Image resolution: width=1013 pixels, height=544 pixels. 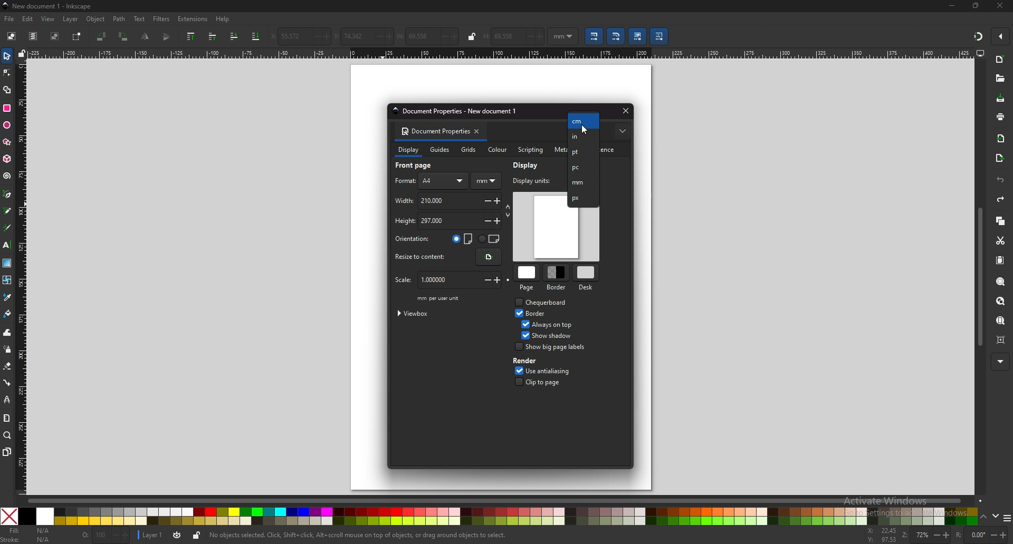 I want to click on move gradient, so click(x=638, y=36).